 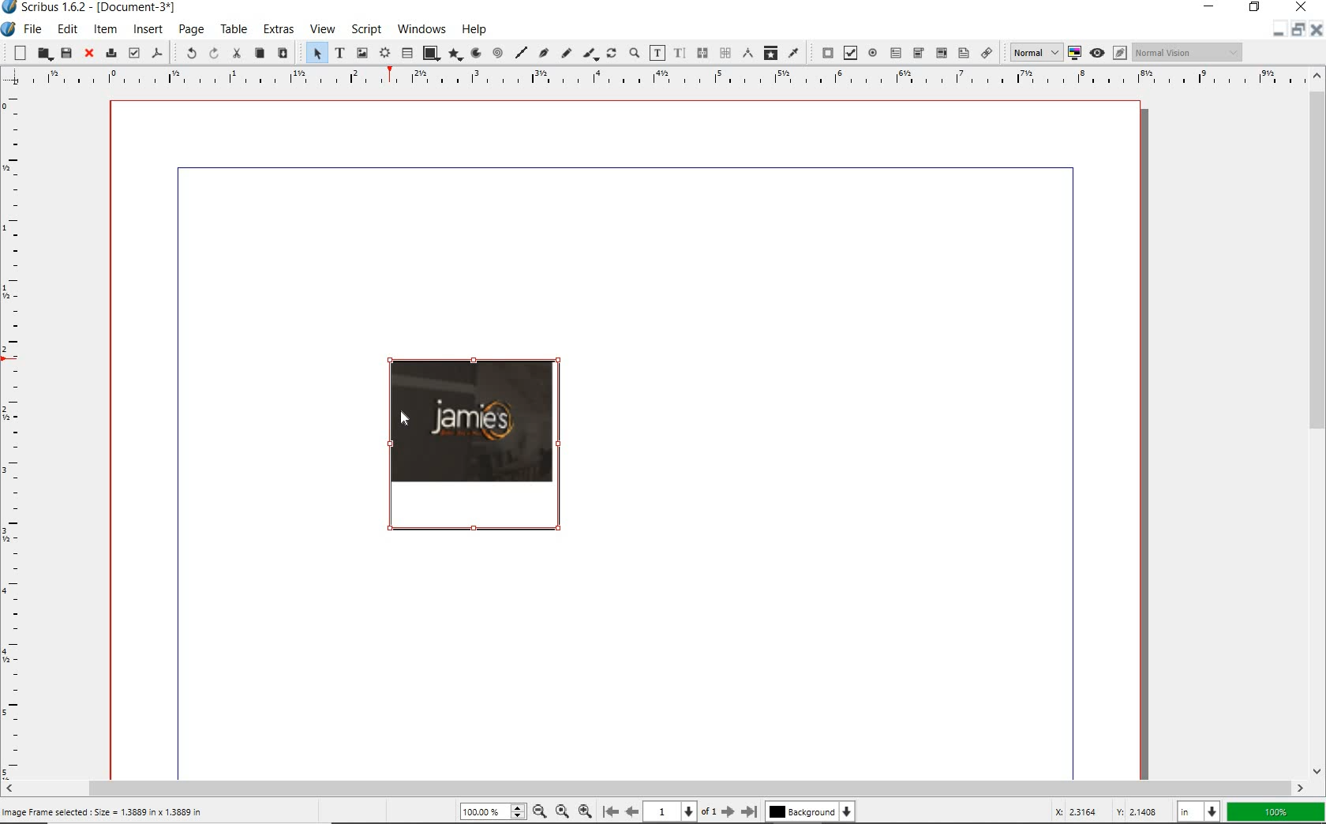 What do you see at coordinates (563, 813) in the screenshot?
I see `zoom to` at bounding box center [563, 813].